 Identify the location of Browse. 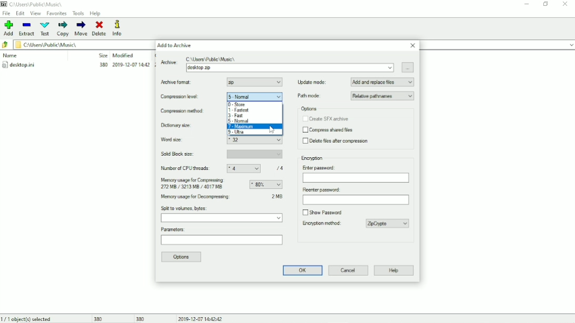
(409, 67).